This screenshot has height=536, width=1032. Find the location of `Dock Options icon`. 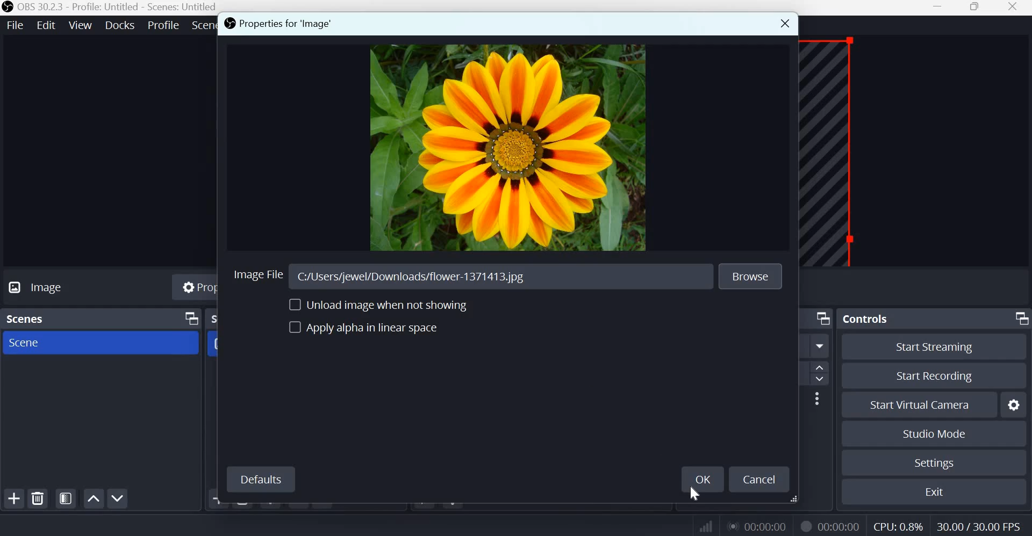

Dock Options icon is located at coordinates (1019, 319).